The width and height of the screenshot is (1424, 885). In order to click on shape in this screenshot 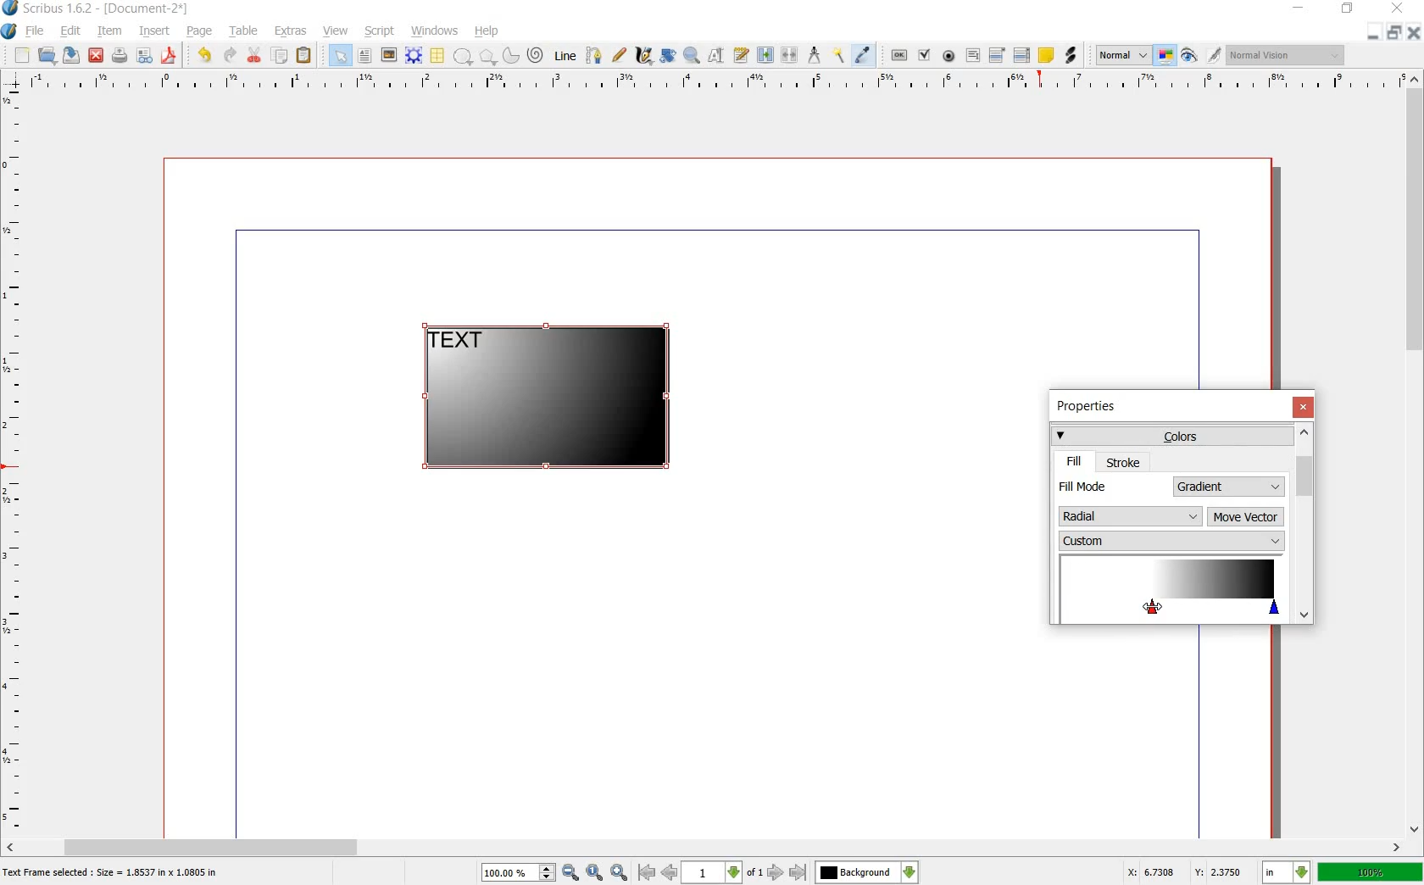, I will do `click(463, 57)`.